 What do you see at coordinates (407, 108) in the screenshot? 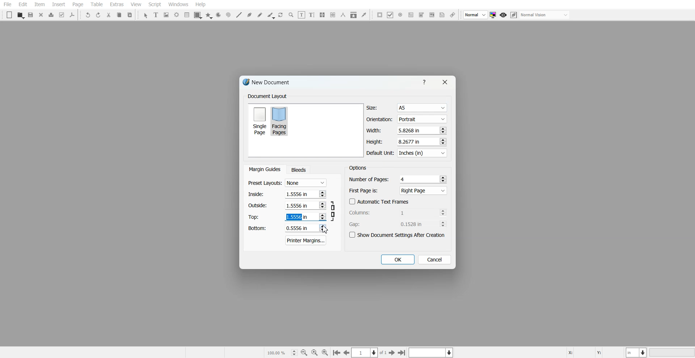
I see `Size` at bounding box center [407, 108].